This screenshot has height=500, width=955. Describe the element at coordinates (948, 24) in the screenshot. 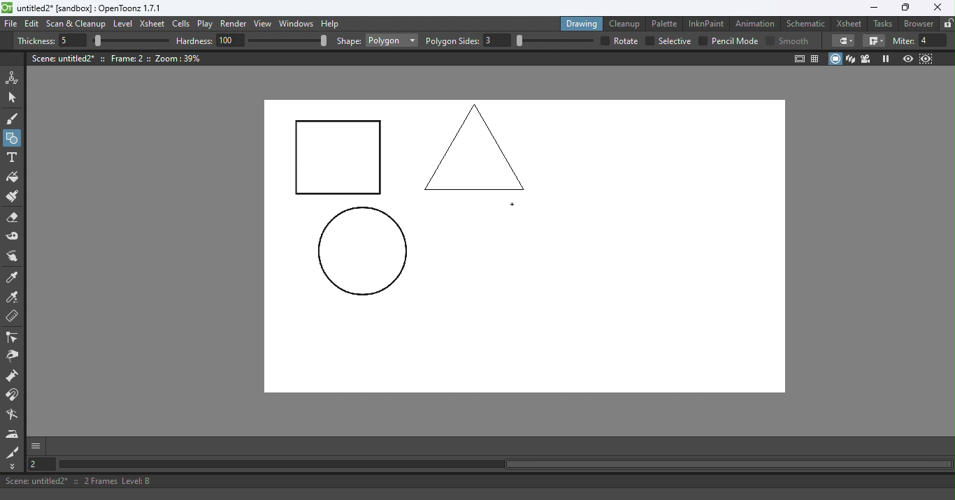

I see `Lock rooms tab` at that location.